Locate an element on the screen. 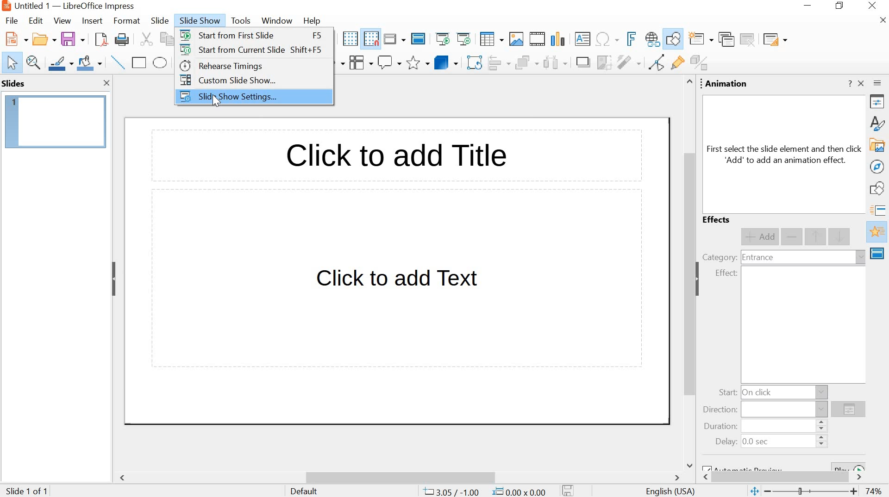 This screenshot has height=497, width=889. 0.0 sec is located at coordinates (757, 442).